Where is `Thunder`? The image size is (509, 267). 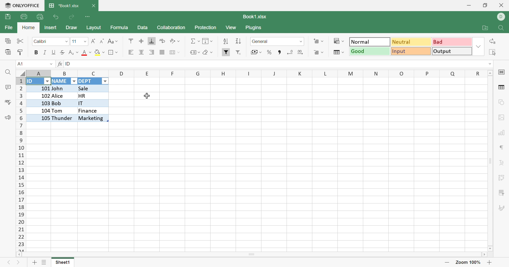 Thunder is located at coordinates (63, 118).